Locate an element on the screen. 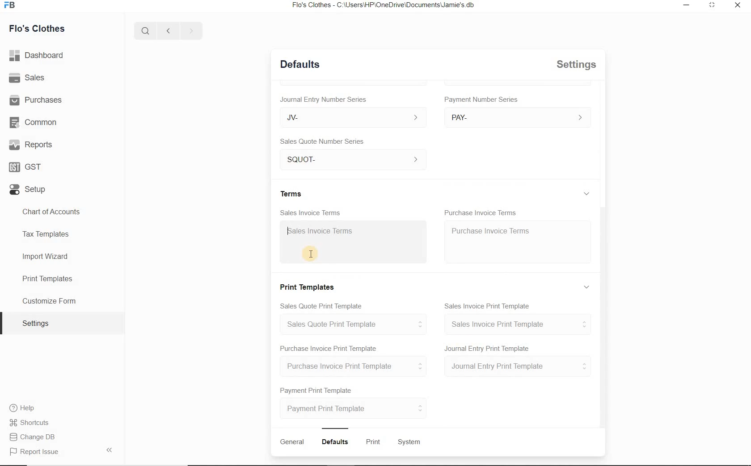 Image resolution: width=751 pixels, height=466 pixels. Sales Invoice Terms is located at coordinates (354, 242).